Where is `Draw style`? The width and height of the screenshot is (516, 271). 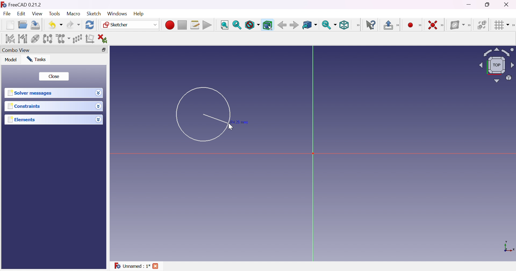 Draw style is located at coordinates (253, 25).